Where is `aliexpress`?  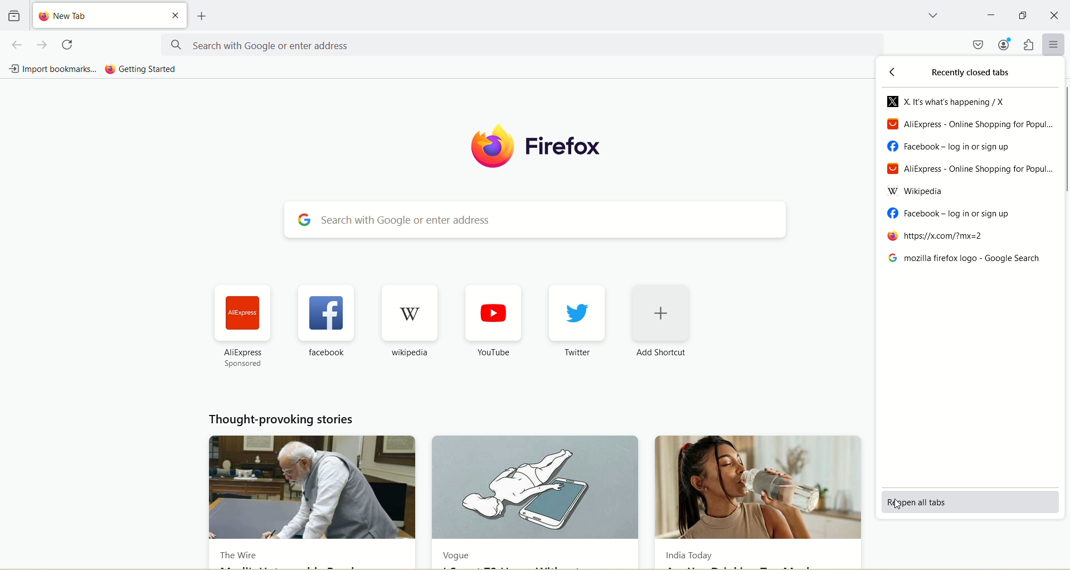
aliexpress is located at coordinates (244, 315).